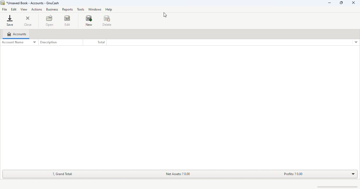  I want to click on help, so click(109, 9).